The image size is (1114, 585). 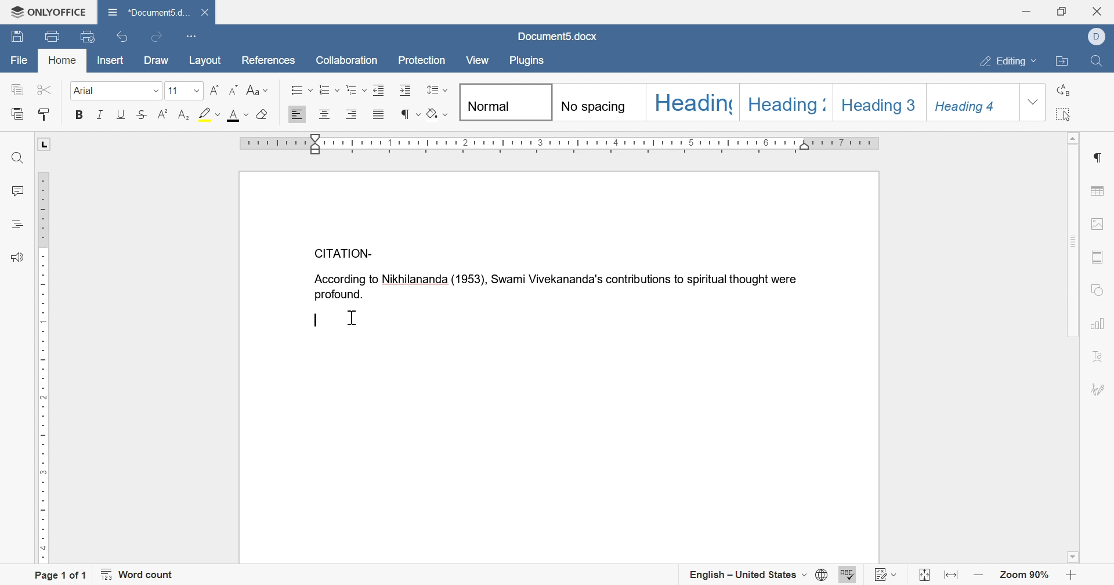 What do you see at coordinates (17, 59) in the screenshot?
I see `file` at bounding box center [17, 59].